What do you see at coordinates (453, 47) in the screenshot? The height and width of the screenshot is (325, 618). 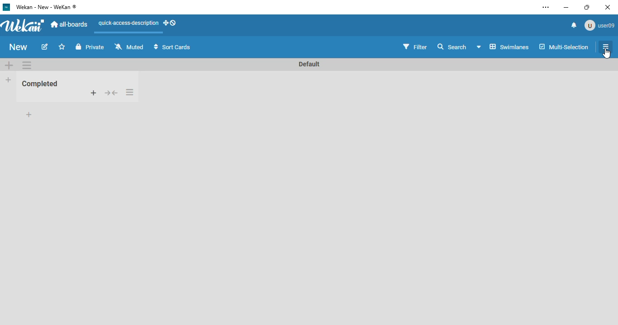 I see `search` at bounding box center [453, 47].